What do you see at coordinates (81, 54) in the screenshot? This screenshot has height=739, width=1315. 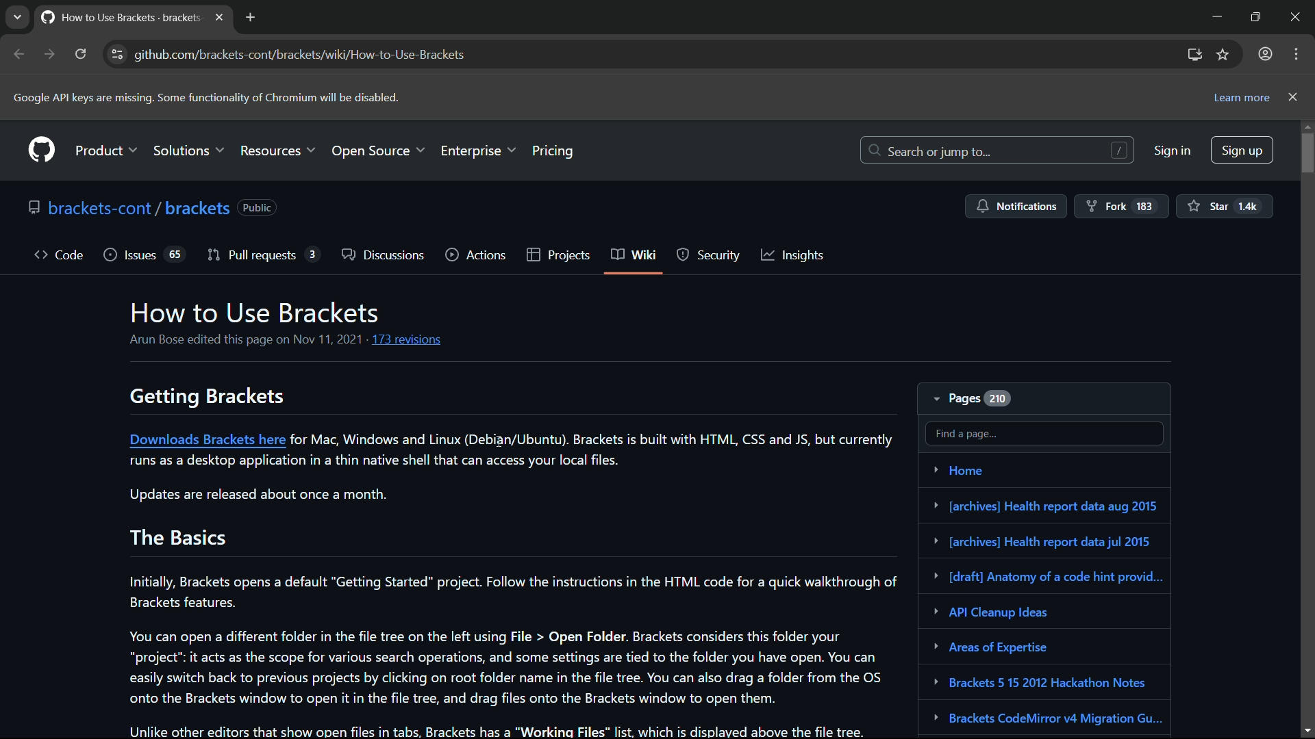 I see `reload` at bounding box center [81, 54].